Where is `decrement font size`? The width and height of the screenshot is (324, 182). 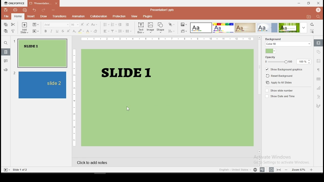 decrement font size is located at coordinates (88, 25).